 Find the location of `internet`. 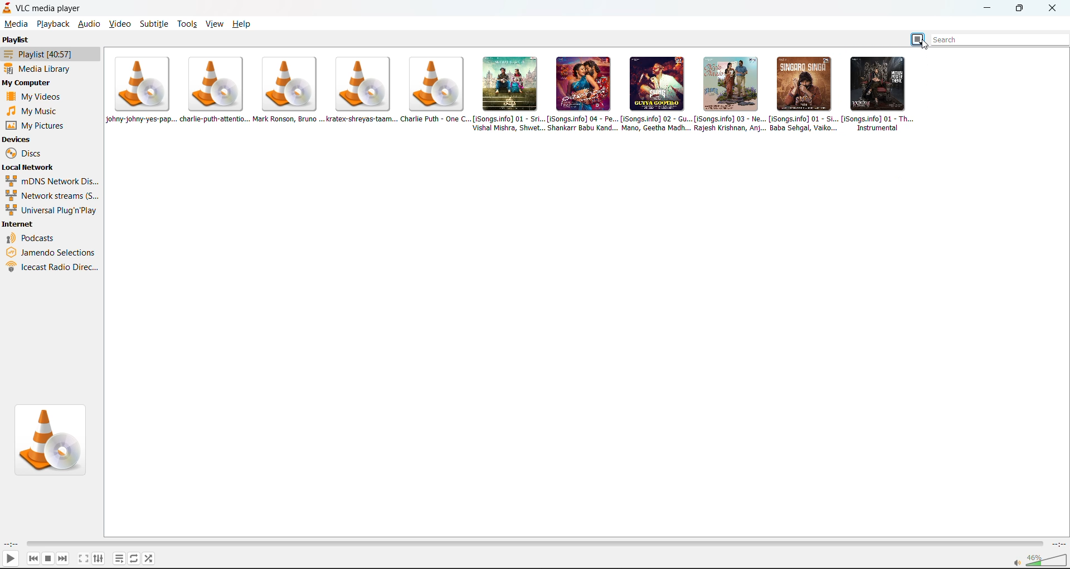

internet is located at coordinates (19, 225).